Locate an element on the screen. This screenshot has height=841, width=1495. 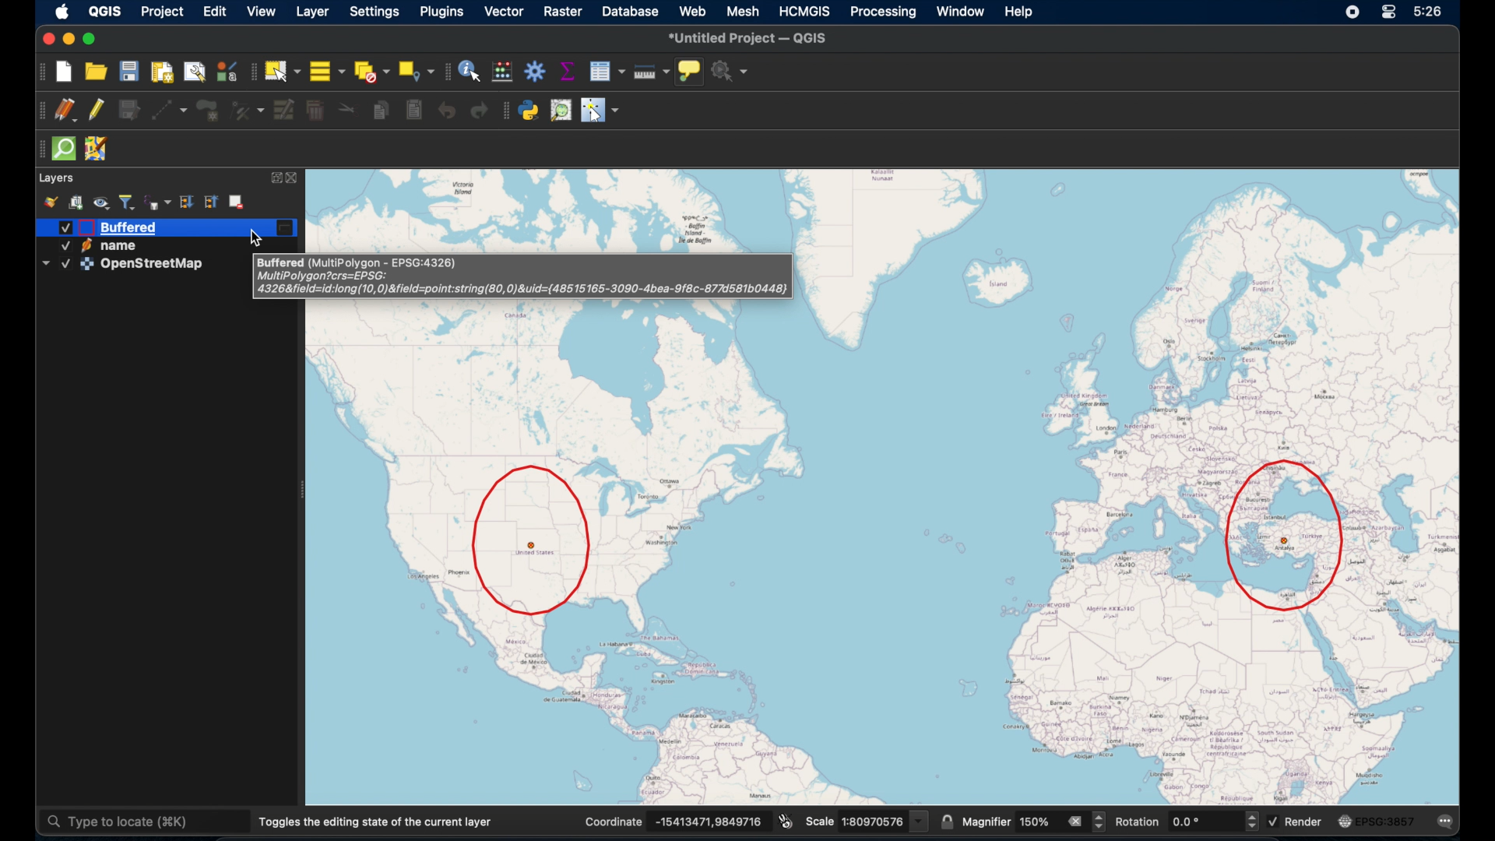
show map tips is located at coordinates (689, 71).